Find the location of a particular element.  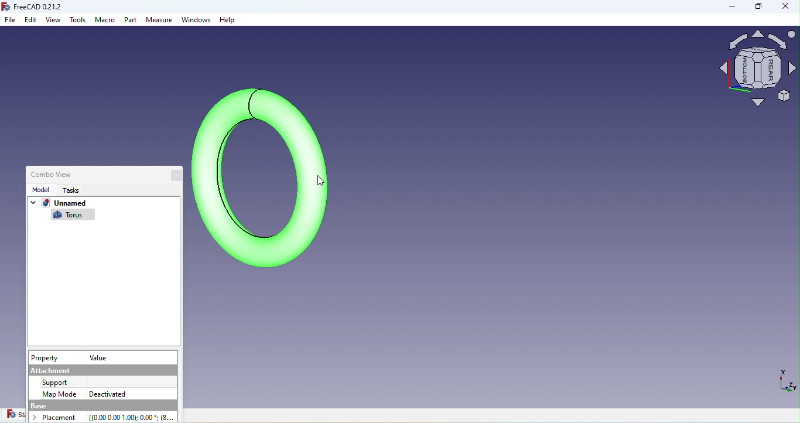

Value is located at coordinates (98, 357).